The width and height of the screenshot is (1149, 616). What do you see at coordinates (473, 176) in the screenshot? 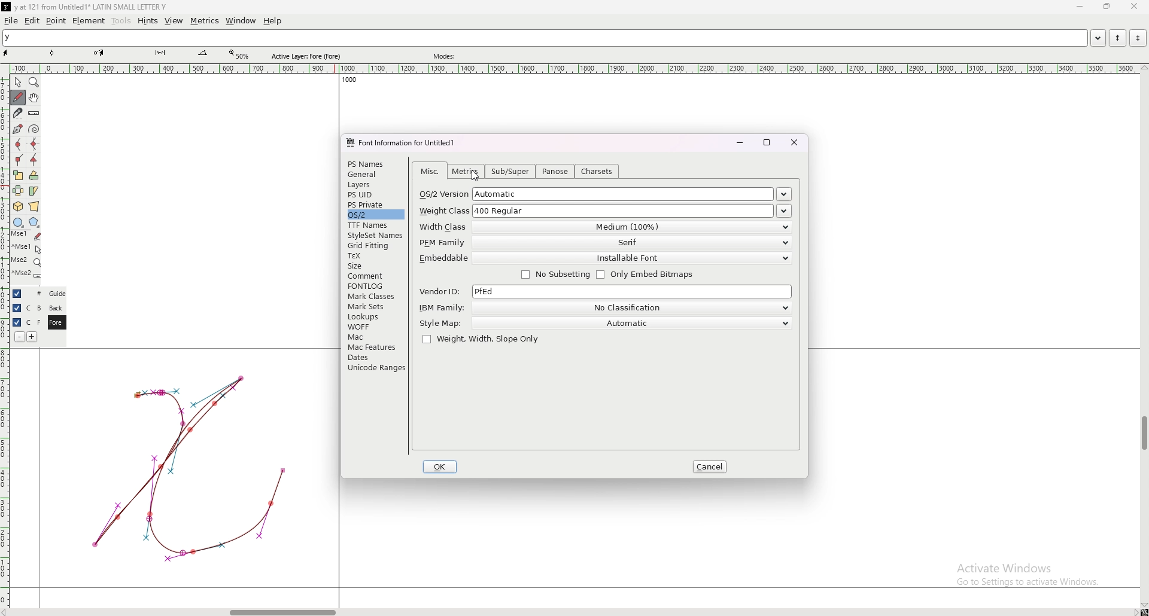
I see `cursor` at bounding box center [473, 176].